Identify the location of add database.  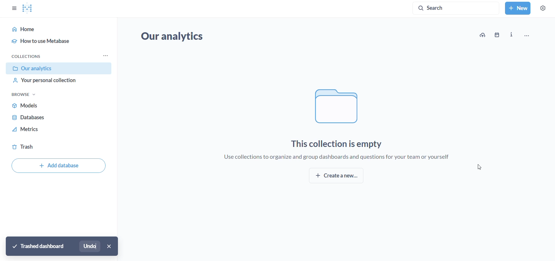
(58, 166).